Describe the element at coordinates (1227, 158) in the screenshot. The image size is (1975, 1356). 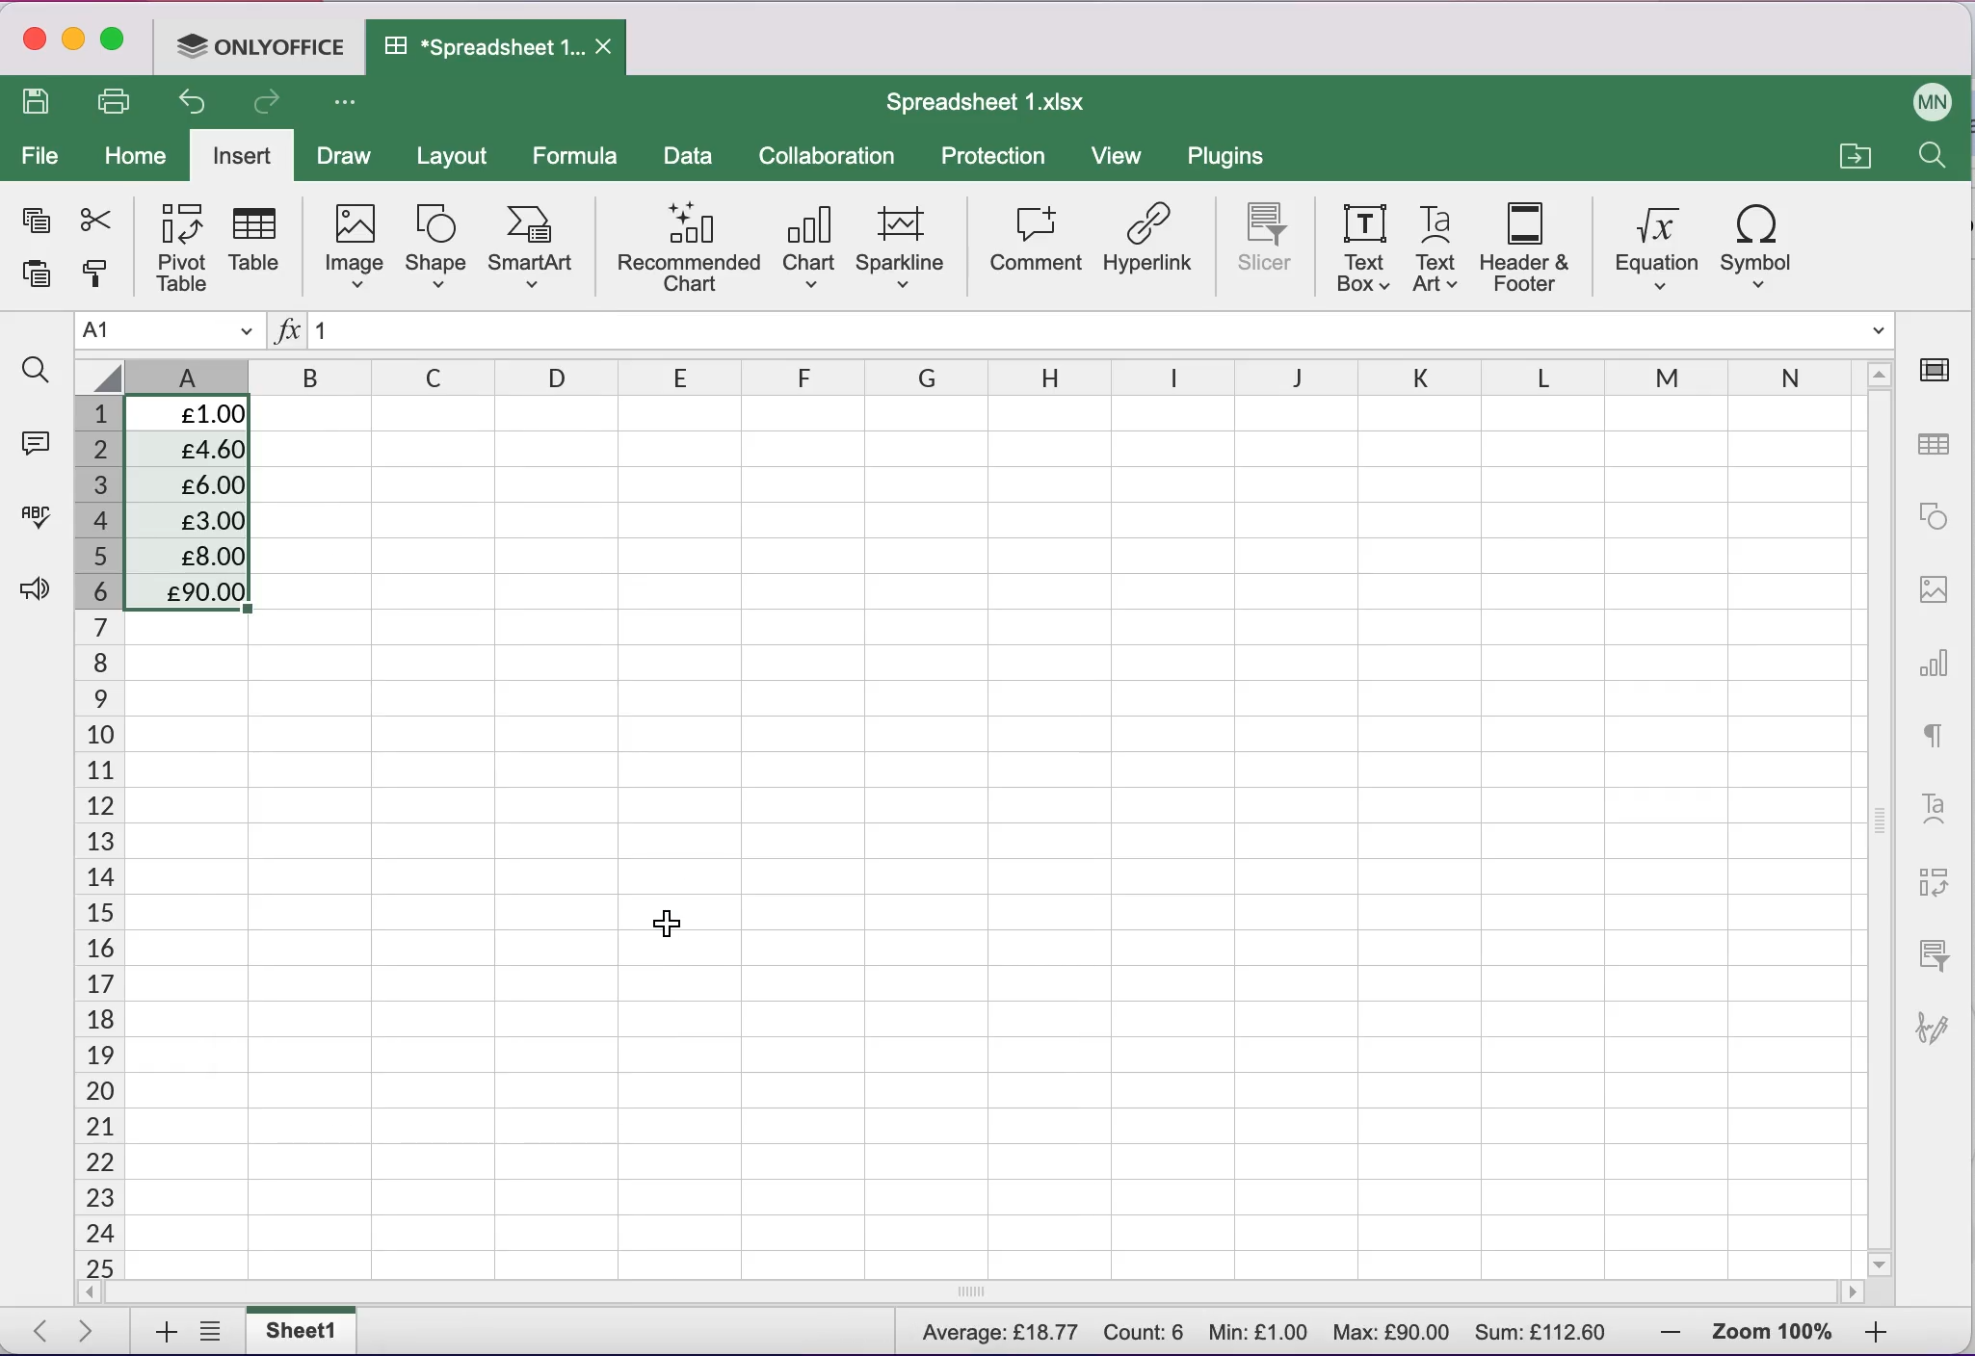
I see `plugins` at that location.